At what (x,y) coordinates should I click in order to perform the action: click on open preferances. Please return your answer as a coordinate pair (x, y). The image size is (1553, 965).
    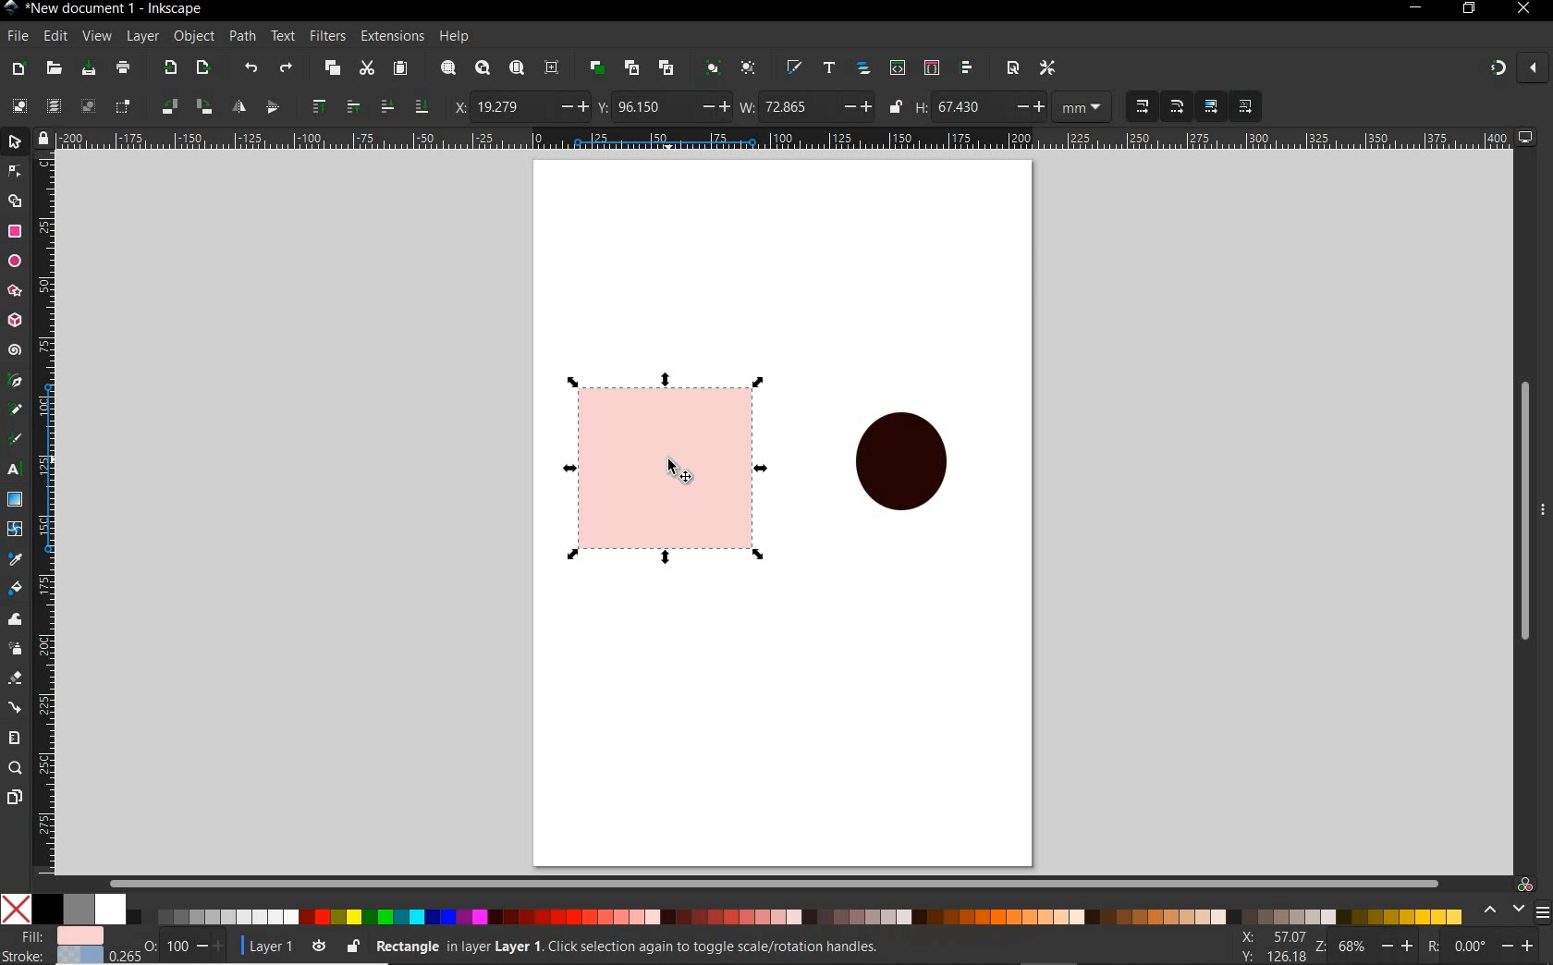
    Looking at the image, I should click on (1047, 68).